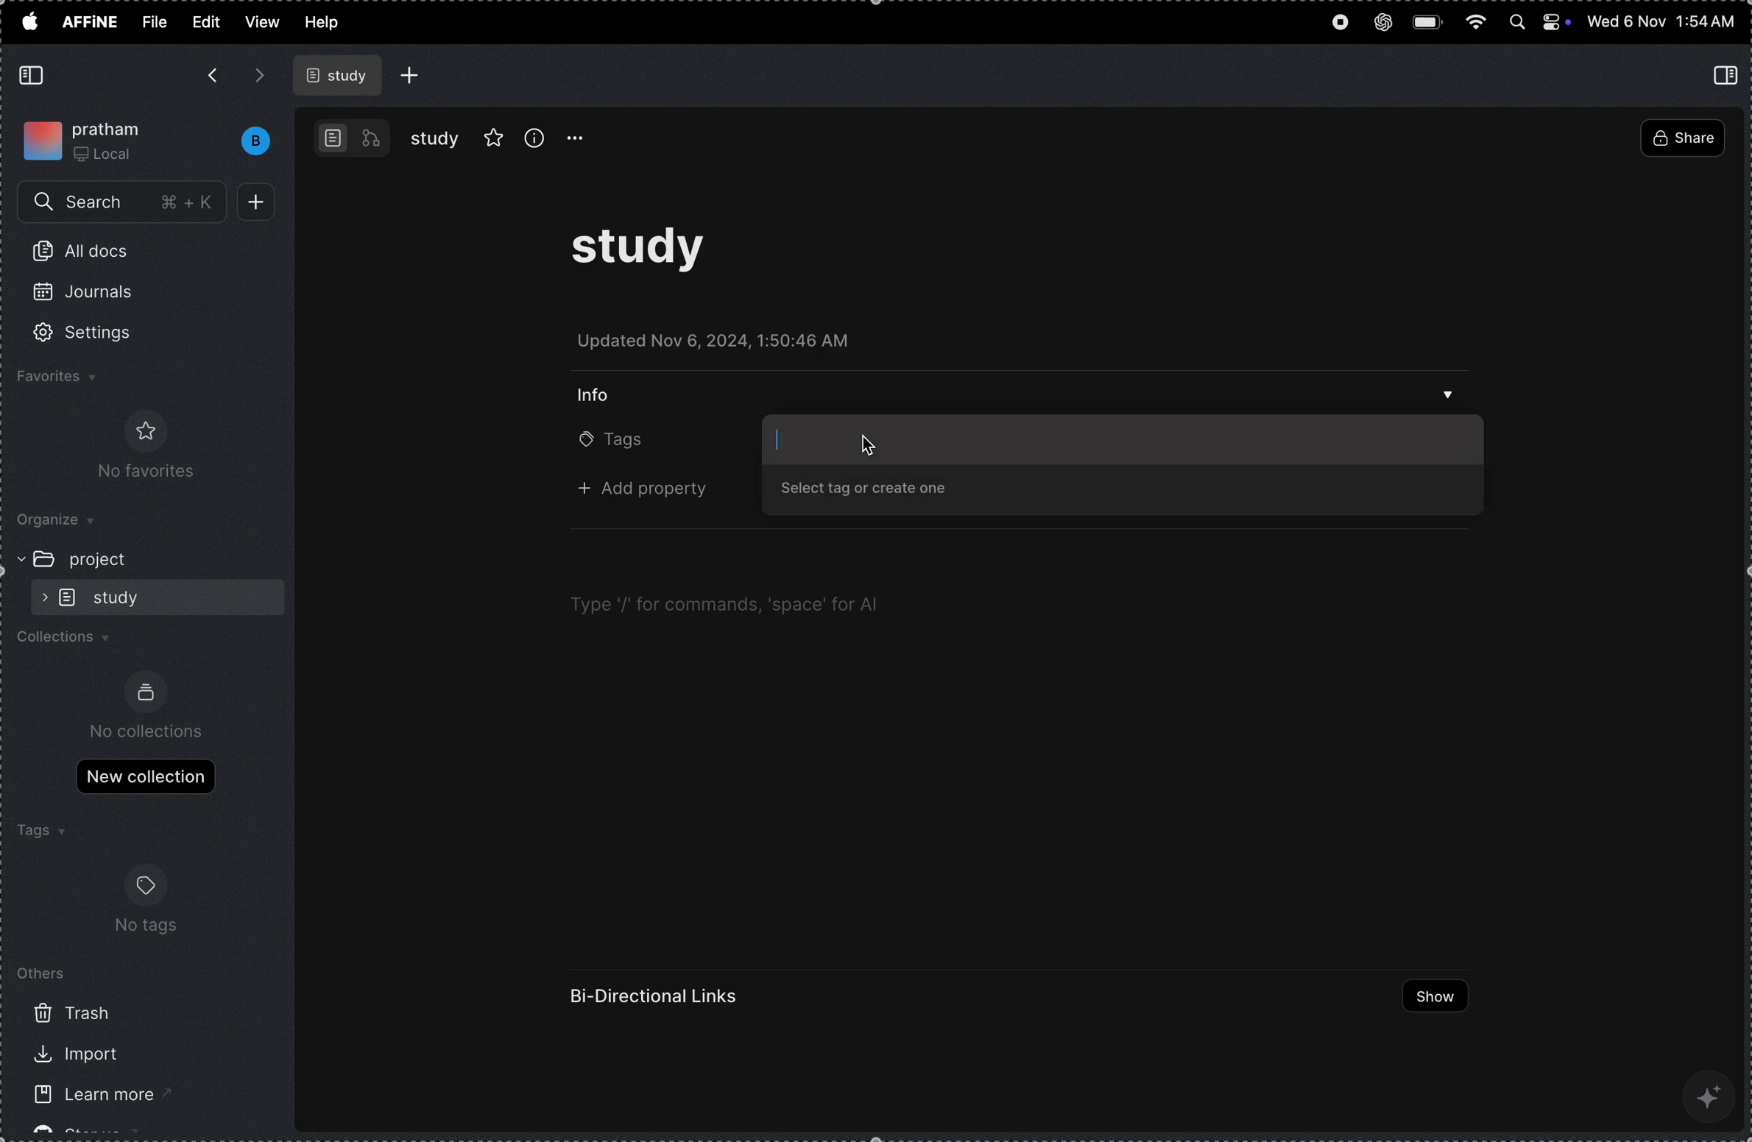  I want to click on journals, so click(93, 298).